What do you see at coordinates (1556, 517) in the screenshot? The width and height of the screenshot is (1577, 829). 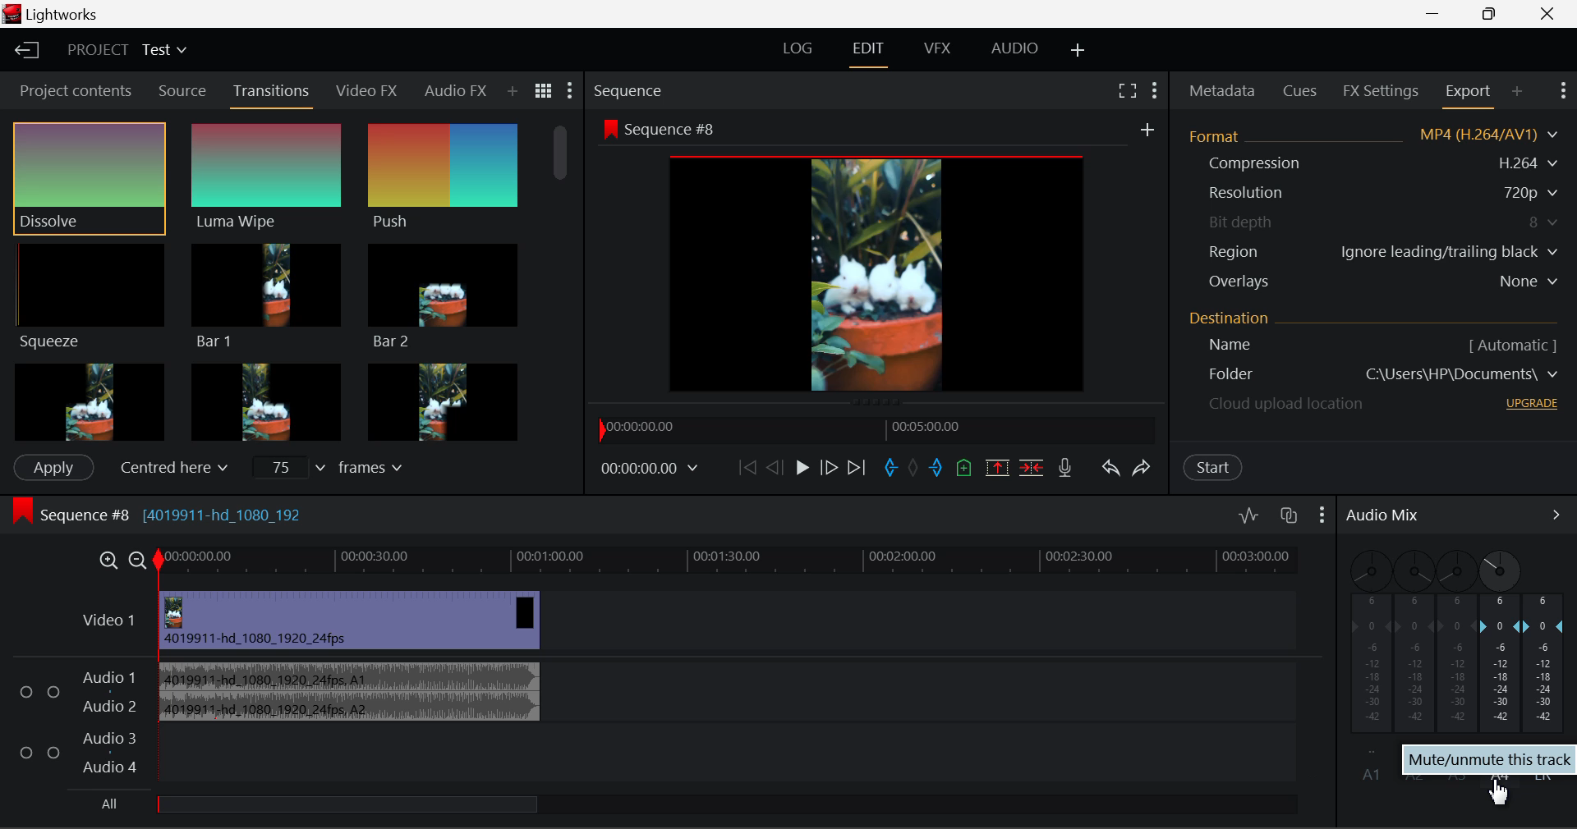 I see `Show Audio Mix` at bounding box center [1556, 517].